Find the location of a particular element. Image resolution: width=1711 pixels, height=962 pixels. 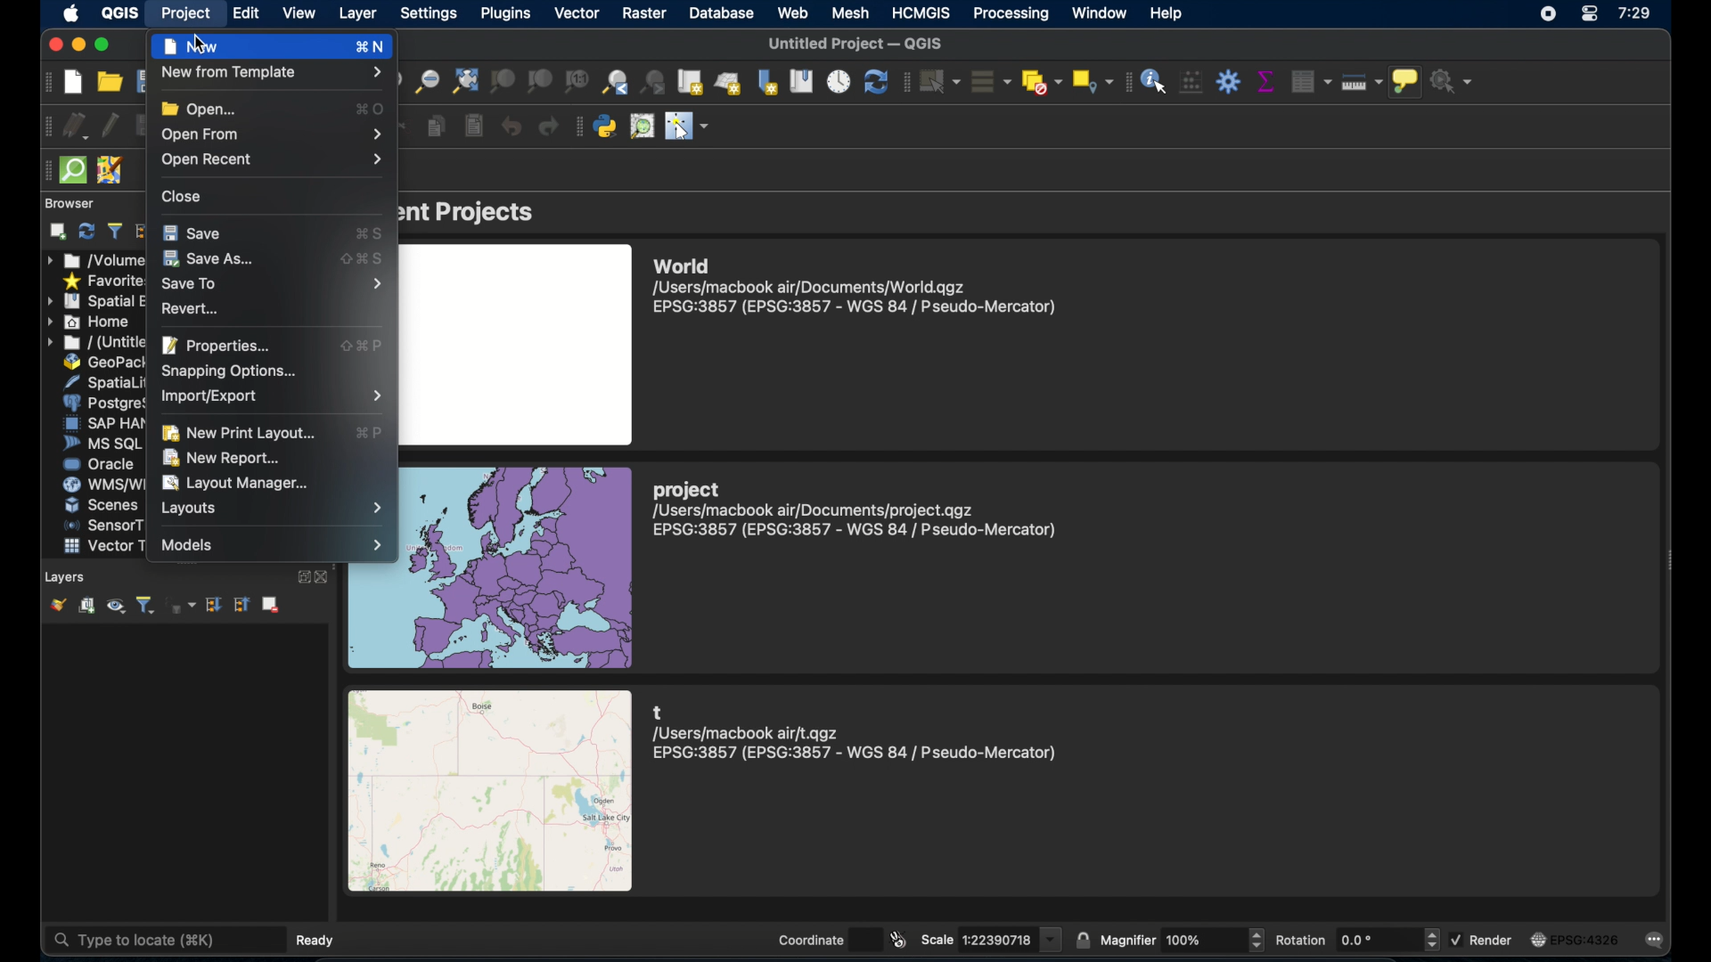

layers is located at coordinates (66, 577).